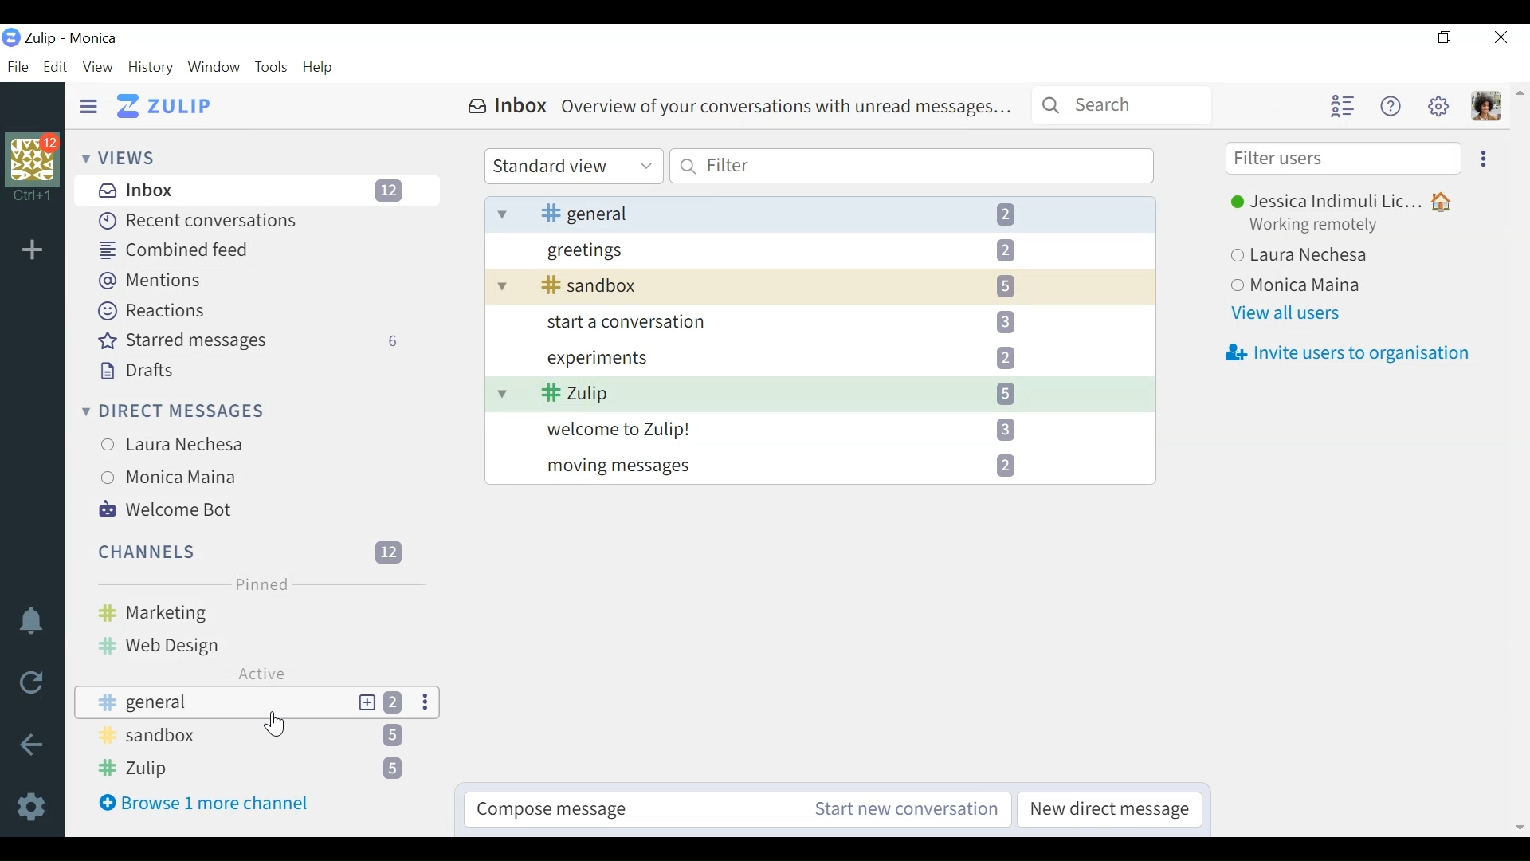 Image resolution: width=1530 pixels, height=861 pixels. What do you see at coordinates (260, 190) in the screenshot?
I see `Inbox 12` at bounding box center [260, 190].